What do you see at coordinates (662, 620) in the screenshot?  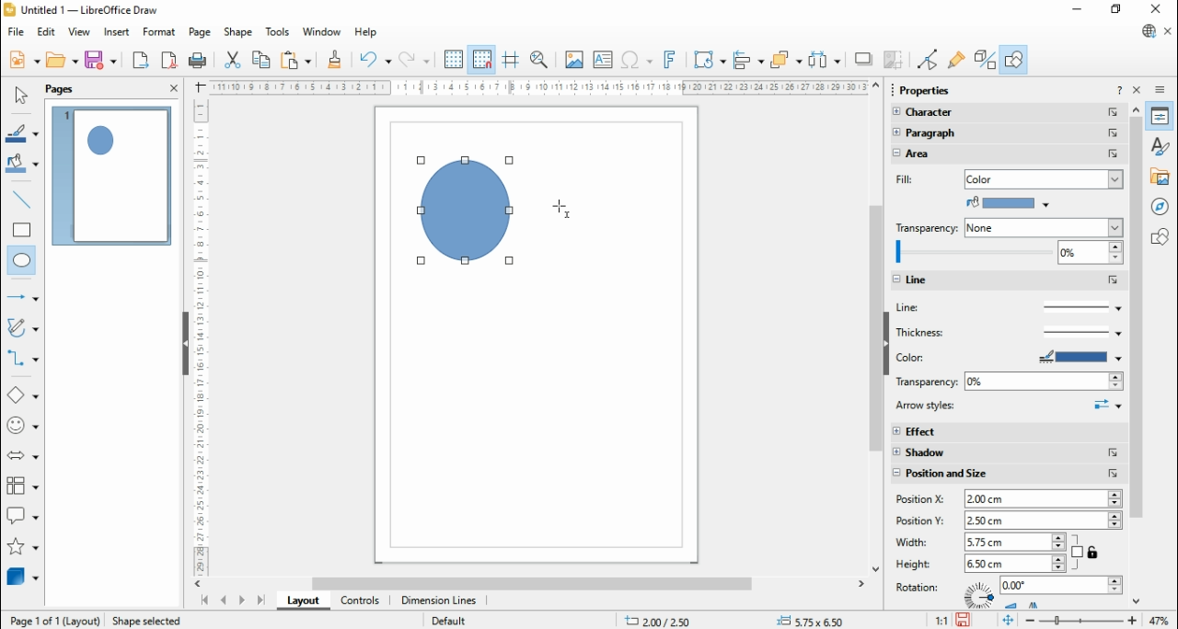 I see ` .11.58/ 13.41` at bounding box center [662, 620].